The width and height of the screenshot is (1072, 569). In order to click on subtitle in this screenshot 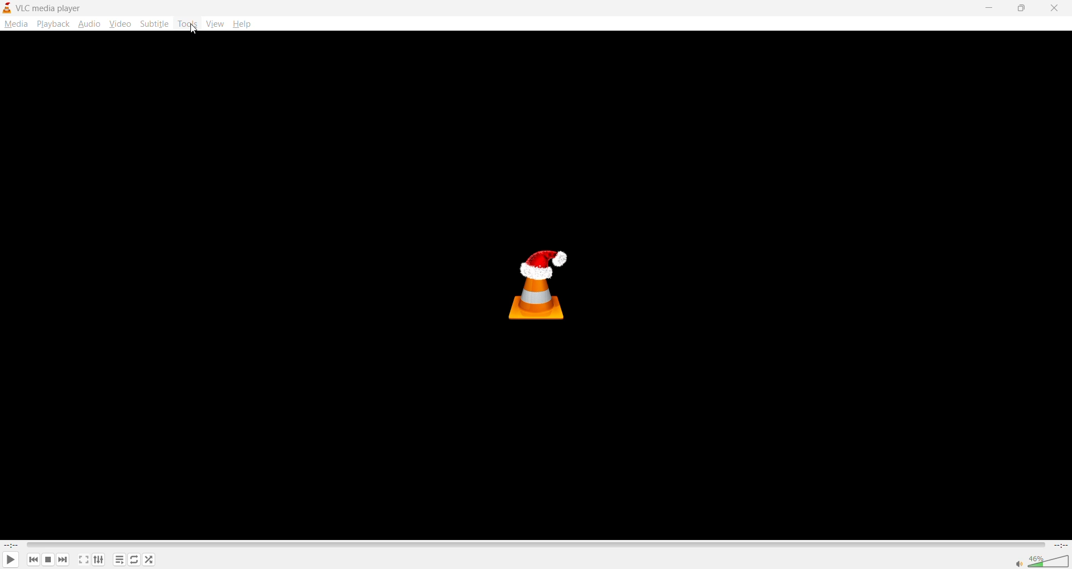, I will do `click(154, 24)`.